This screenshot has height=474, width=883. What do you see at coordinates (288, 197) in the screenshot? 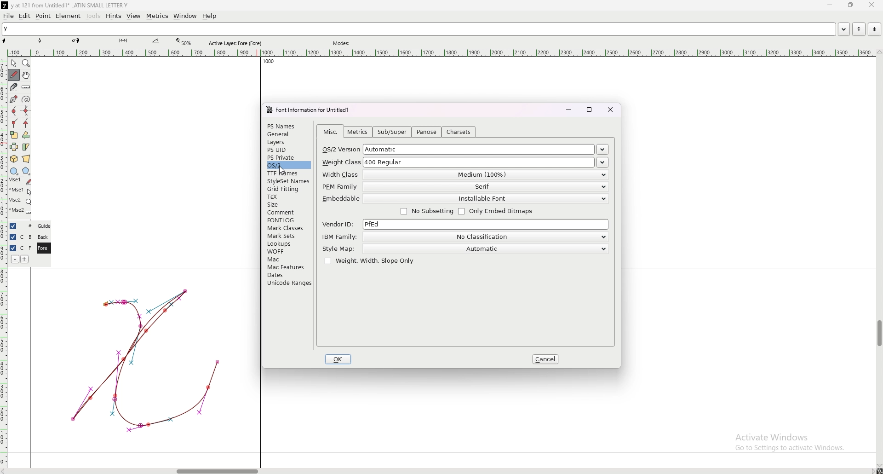
I see `tex` at bounding box center [288, 197].